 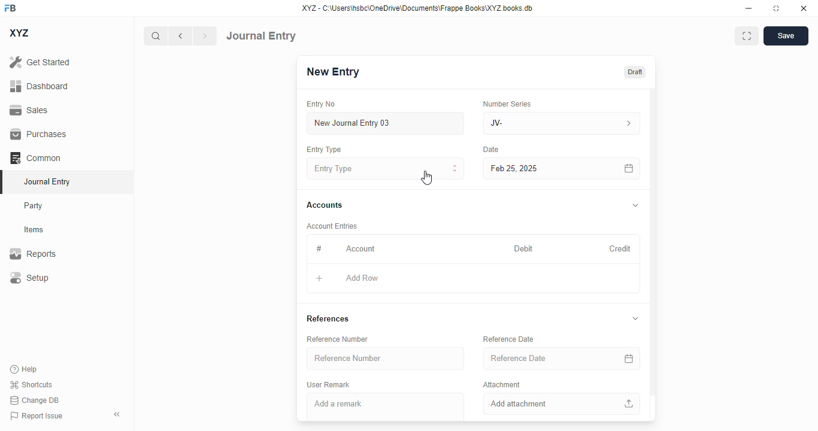 I want to click on reference number, so click(x=337, y=339).